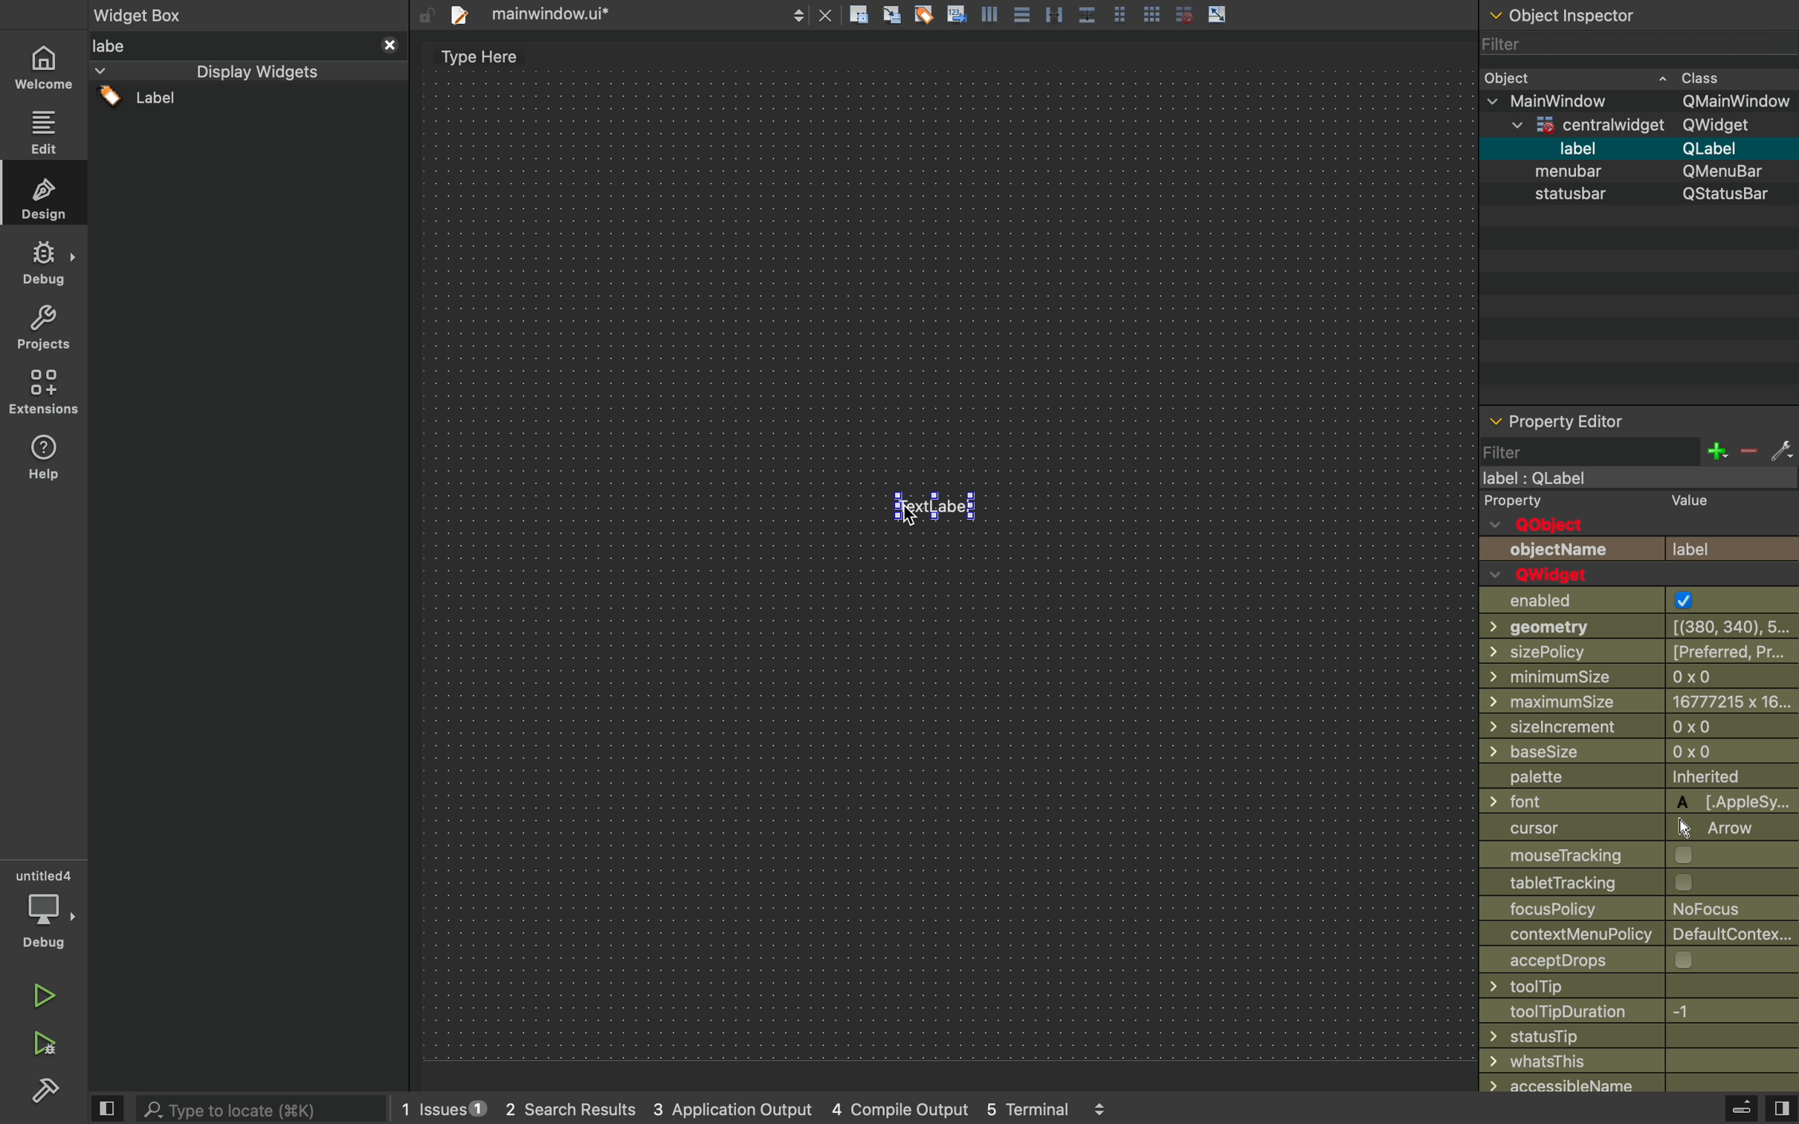  I want to click on menubar, so click(1651, 149).